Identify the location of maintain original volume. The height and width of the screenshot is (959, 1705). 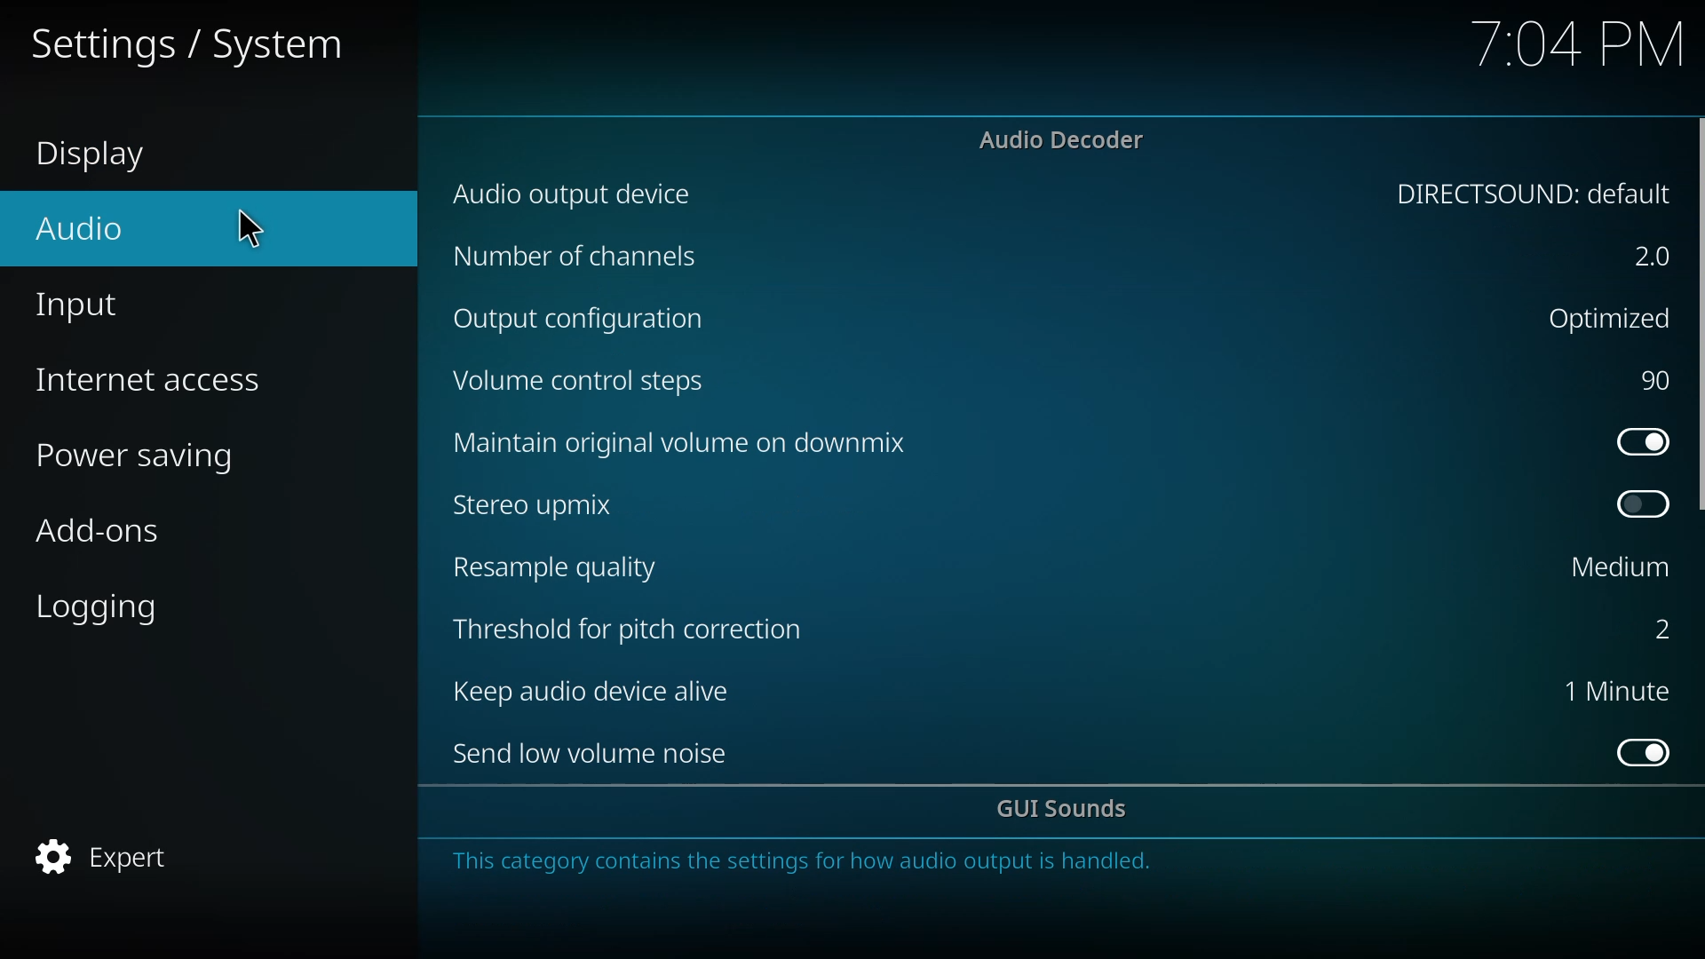
(686, 440).